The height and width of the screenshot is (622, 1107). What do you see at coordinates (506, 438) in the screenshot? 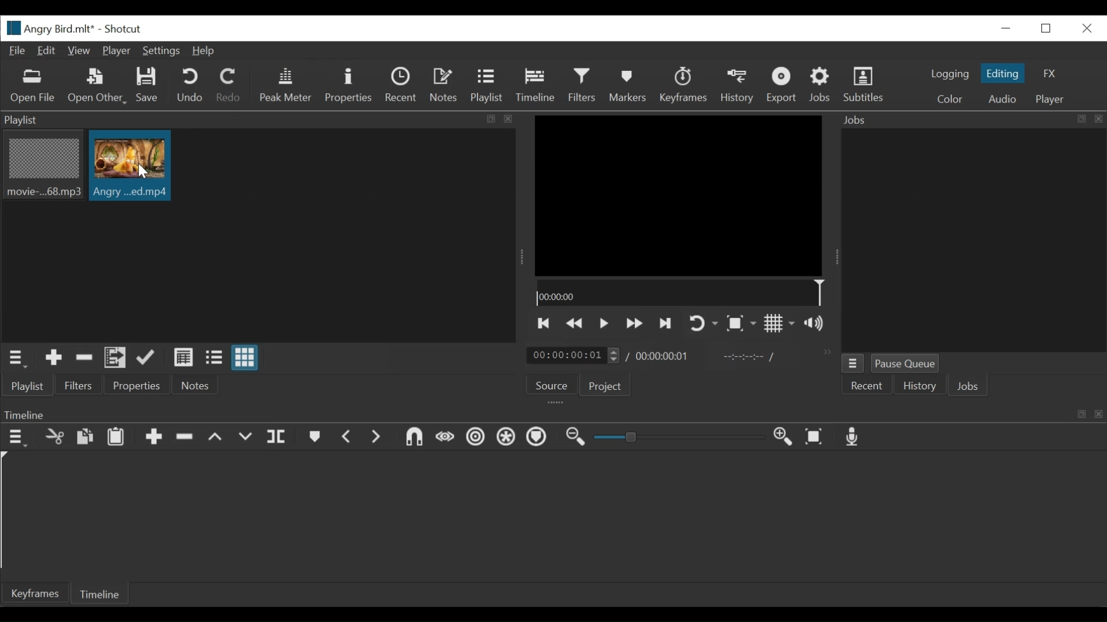
I see `Ripple all tracks` at bounding box center [506, 438].